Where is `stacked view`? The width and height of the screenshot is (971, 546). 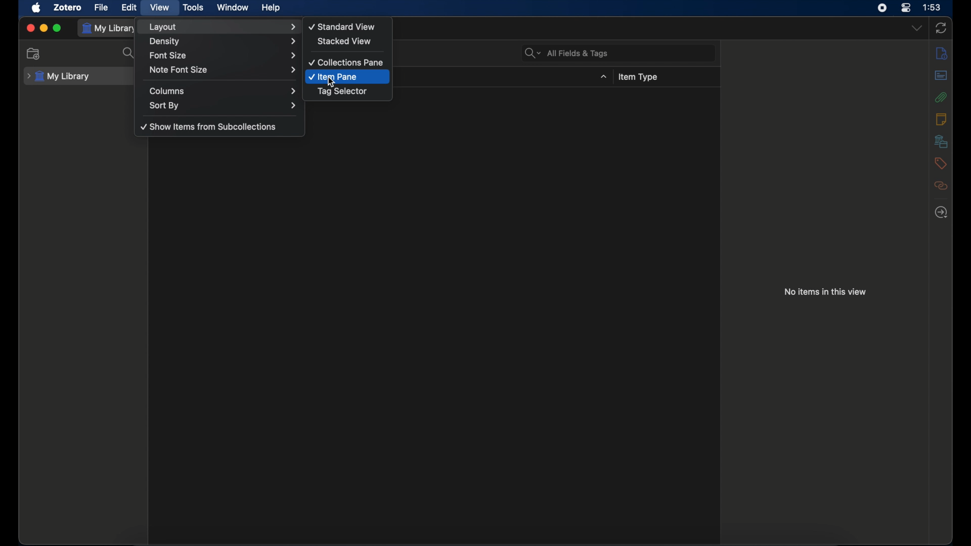 stacked view is located at coordinates (344, 41).